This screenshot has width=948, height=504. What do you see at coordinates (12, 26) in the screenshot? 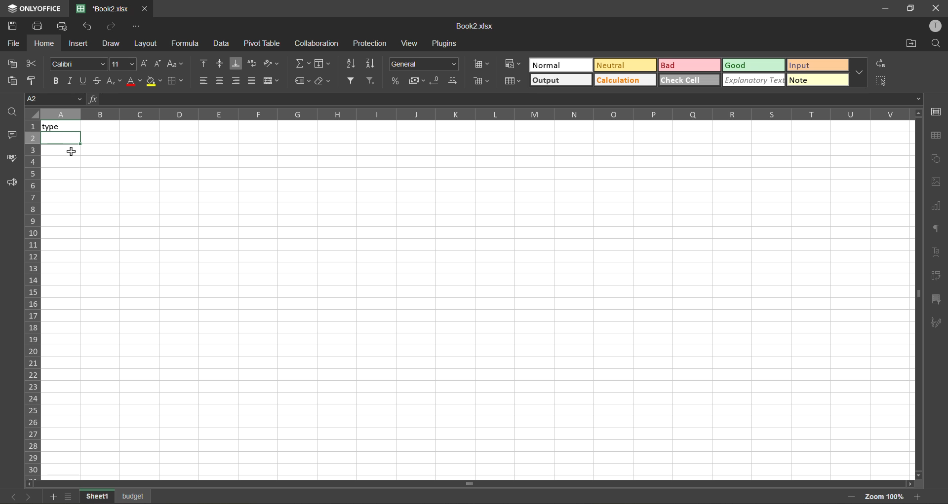
I see `save` at bounding box center [12, 26].